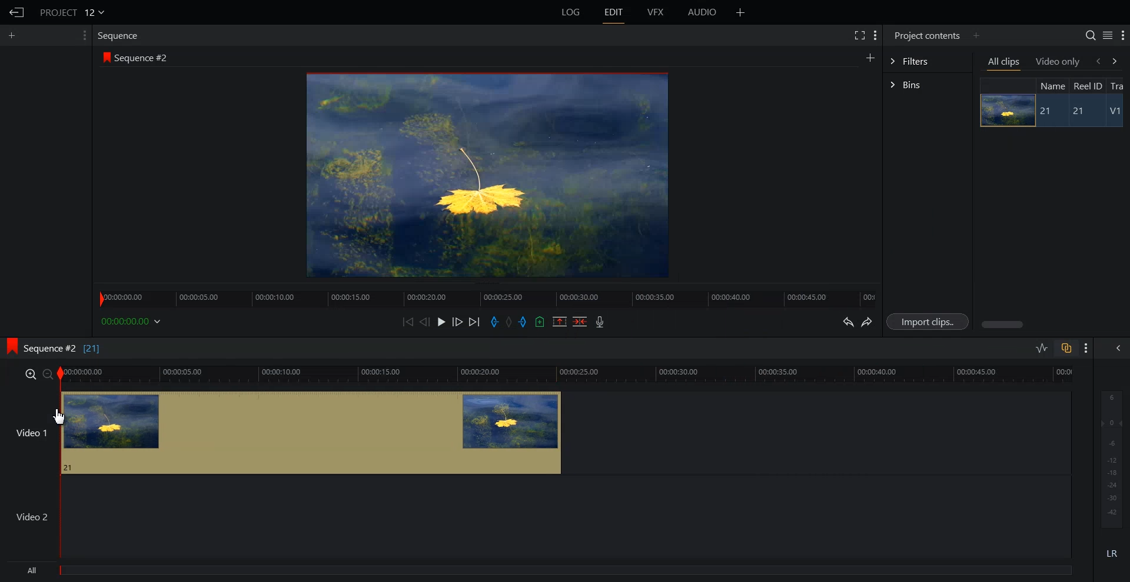 The height and width of the screenshot is (582, 1130). I want to click on Cursor, so click(61, 418).